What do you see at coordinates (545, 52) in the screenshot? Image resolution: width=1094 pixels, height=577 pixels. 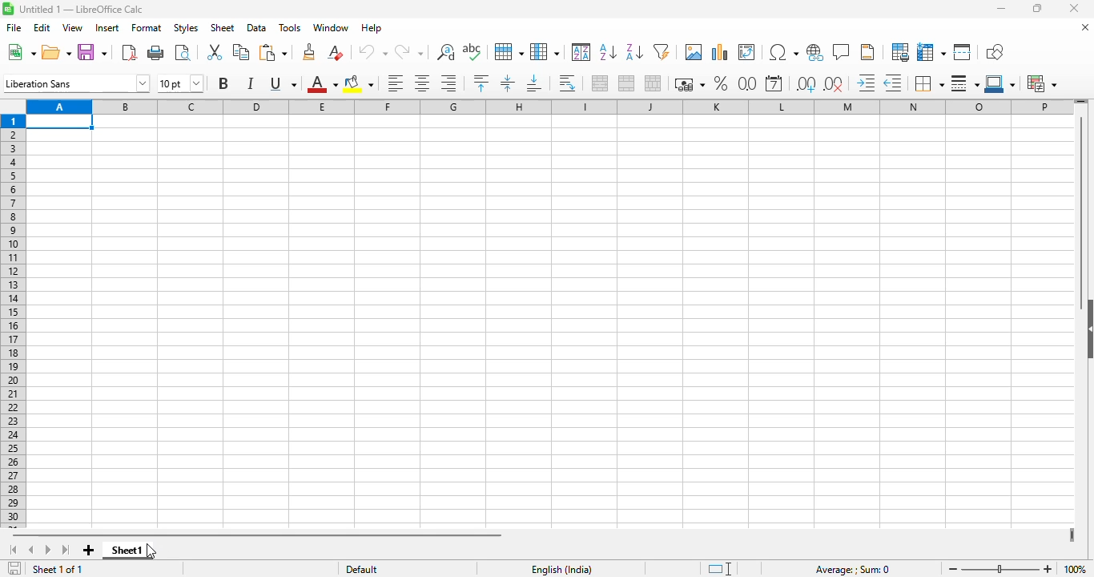 I see `column` at bounding box center [545, 52].